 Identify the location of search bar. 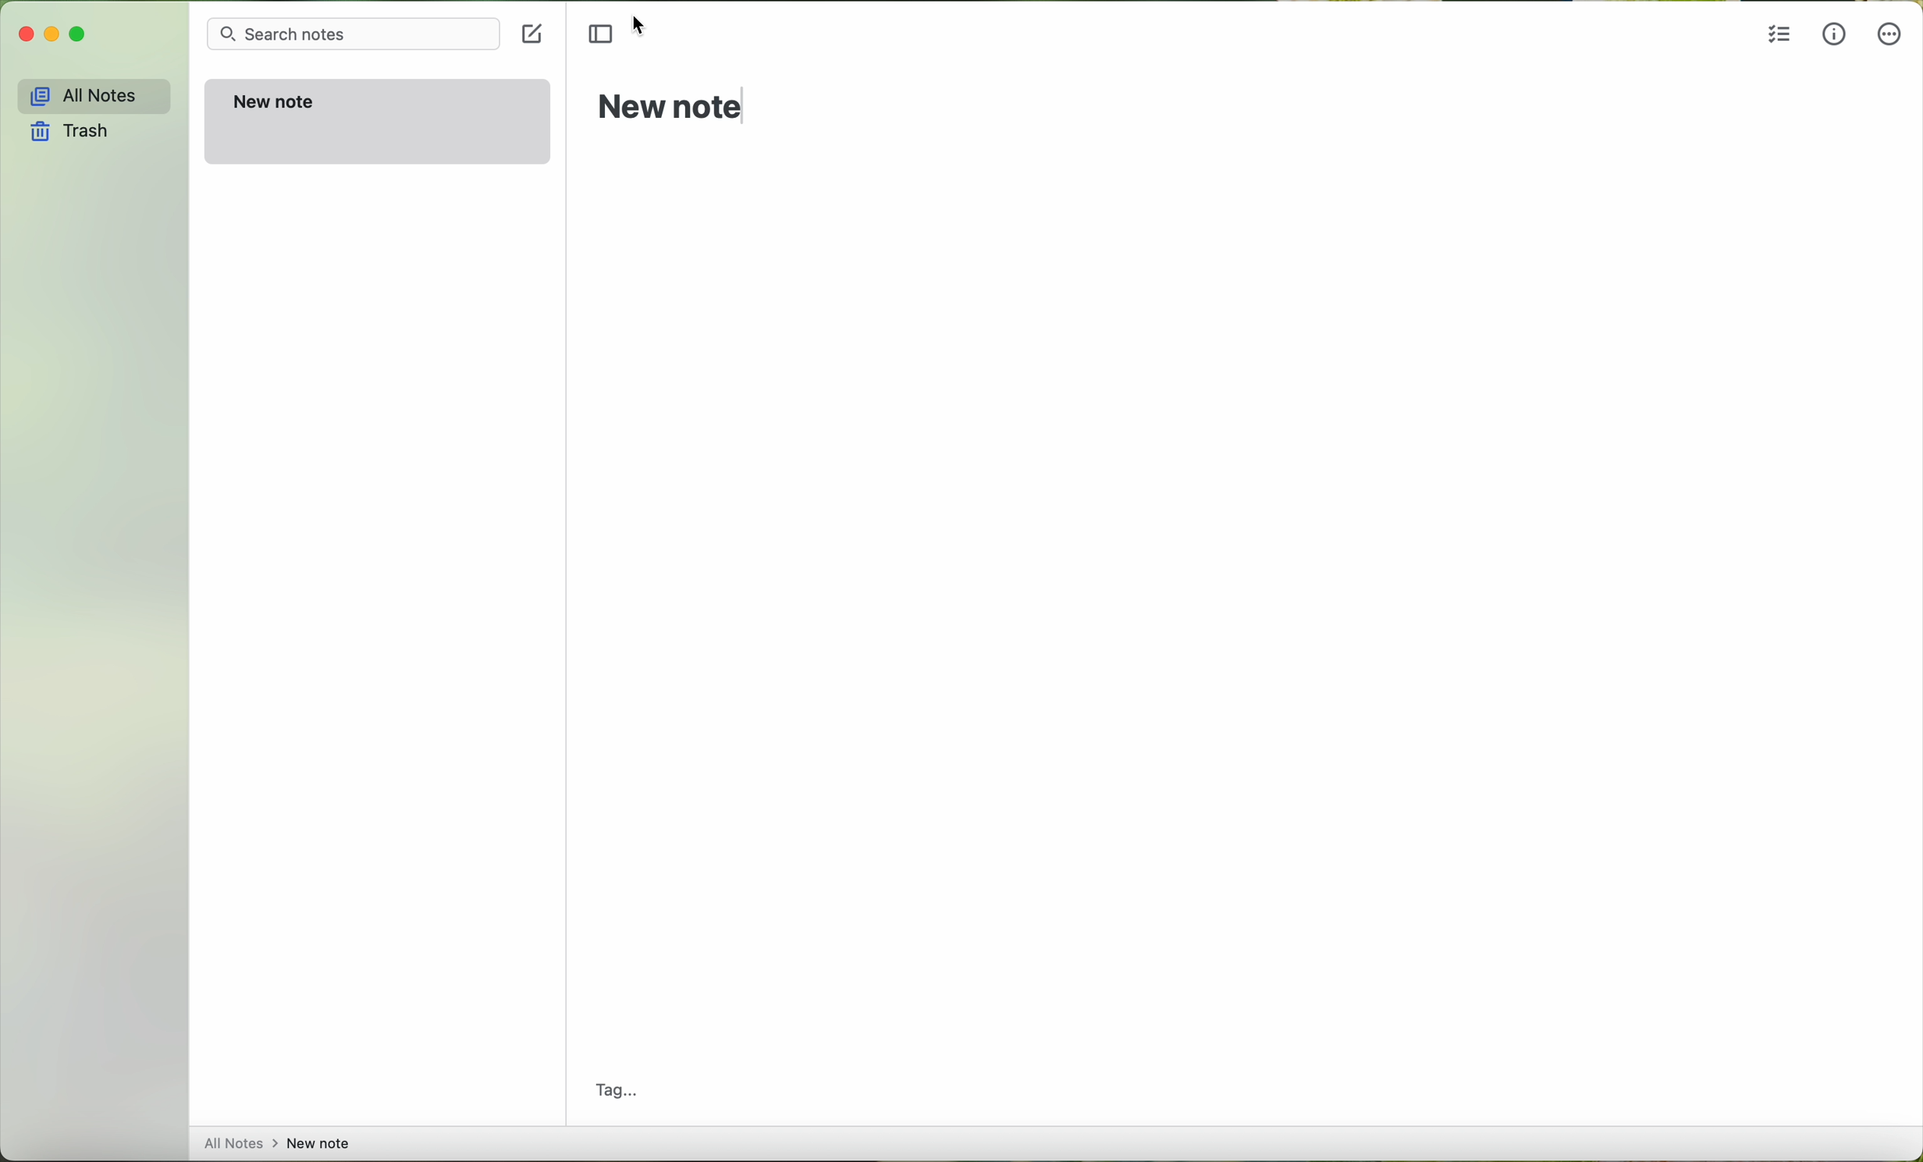
(352, 33).